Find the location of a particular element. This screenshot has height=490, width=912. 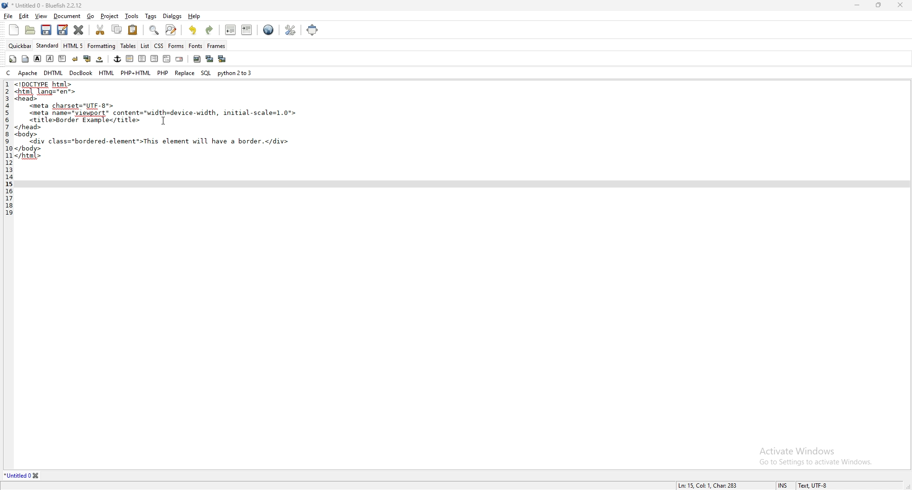

break is located at coordinates (75, 59).